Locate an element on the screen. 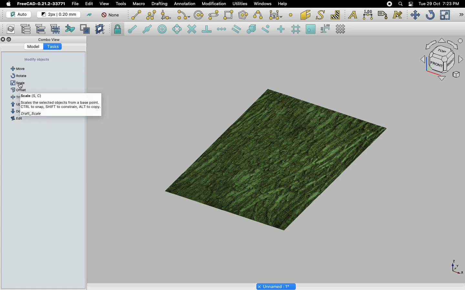  Label is located at coordinates (383, 14).